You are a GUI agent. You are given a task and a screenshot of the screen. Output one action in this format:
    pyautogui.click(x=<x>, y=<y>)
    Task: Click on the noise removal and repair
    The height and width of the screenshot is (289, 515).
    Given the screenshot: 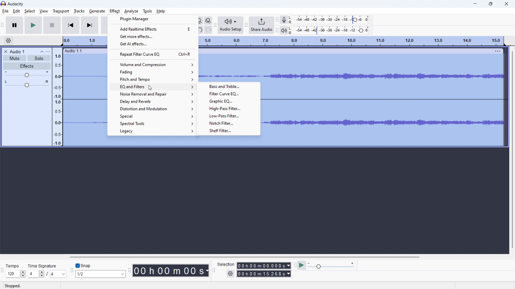 What is the action you would take?
    pyautogui.click(x=152, y=94)
    